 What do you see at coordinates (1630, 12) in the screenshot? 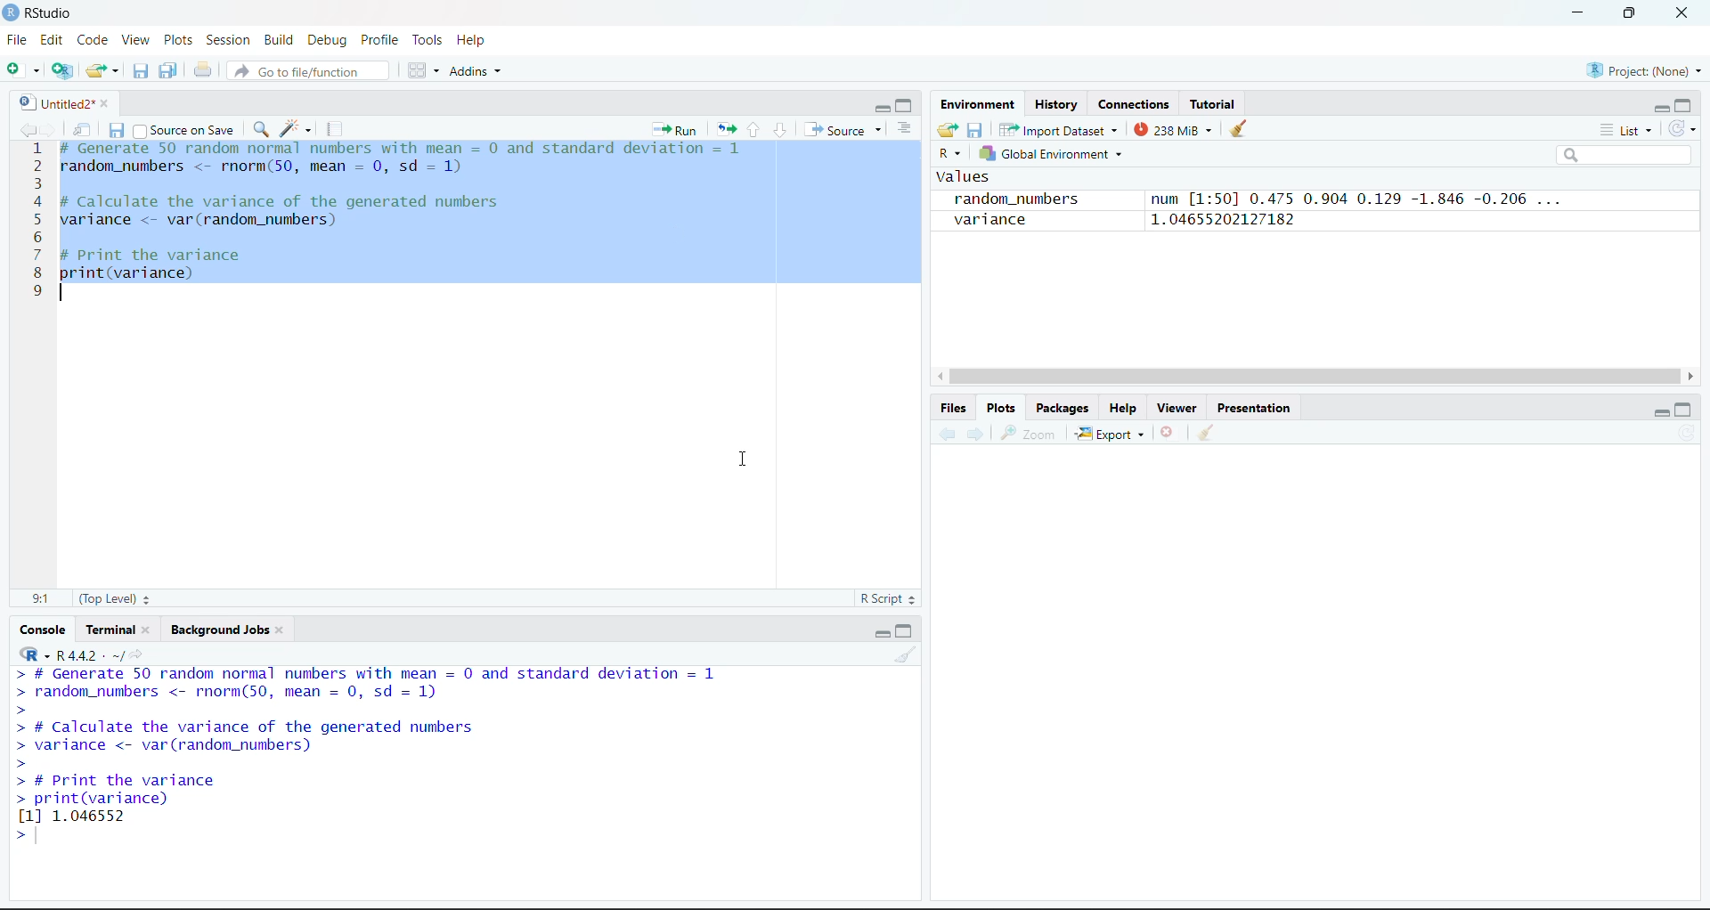
I see `resize` at bounding box center [1630, 12].